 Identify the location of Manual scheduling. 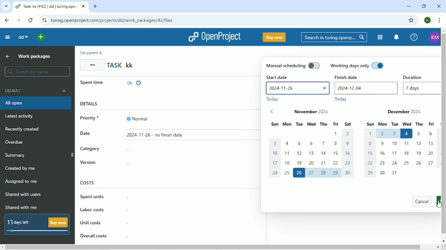
(293, 65).